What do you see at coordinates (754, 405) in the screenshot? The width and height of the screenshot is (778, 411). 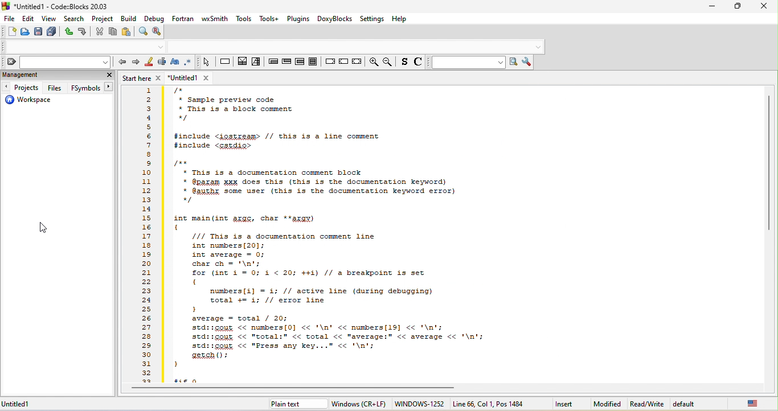 I see `united state` at bounding box center [754, 405].